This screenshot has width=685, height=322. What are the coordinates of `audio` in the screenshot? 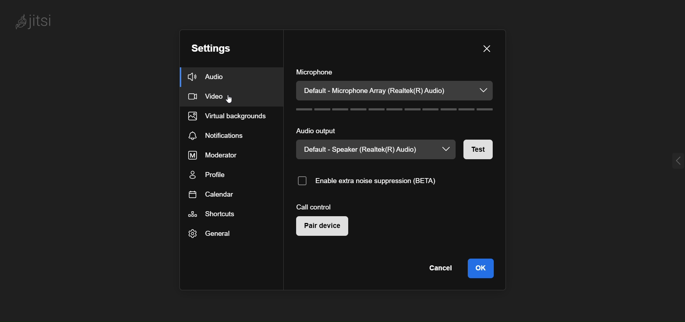 It's located at (219, 78).